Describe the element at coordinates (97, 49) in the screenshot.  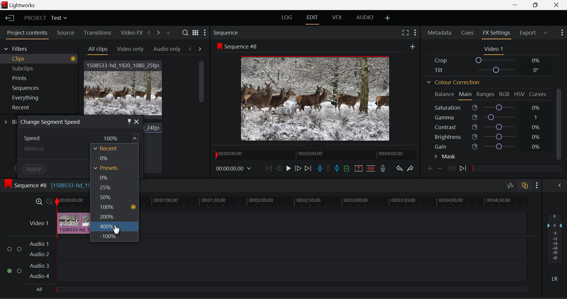
I see `All Clips` at that location.